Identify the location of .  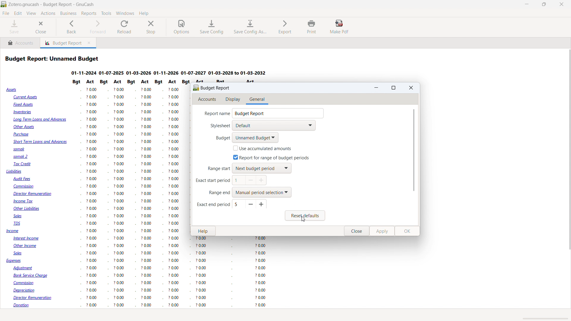
(126, 195).